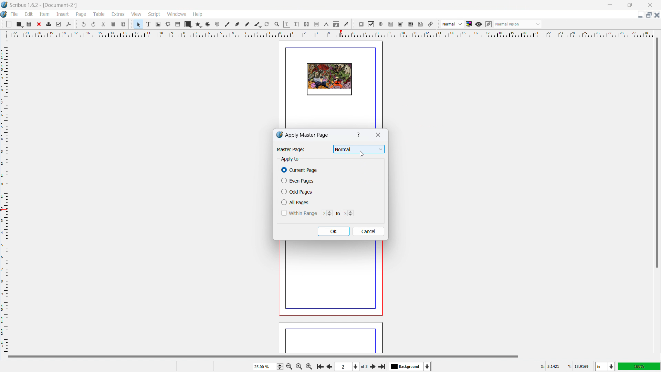 Image resolution: width=661 pixels, height=372 pixels. What do you see at coordinates (114, 24) in the screenshot?
I see `copy` at bounding box center [114, 24].